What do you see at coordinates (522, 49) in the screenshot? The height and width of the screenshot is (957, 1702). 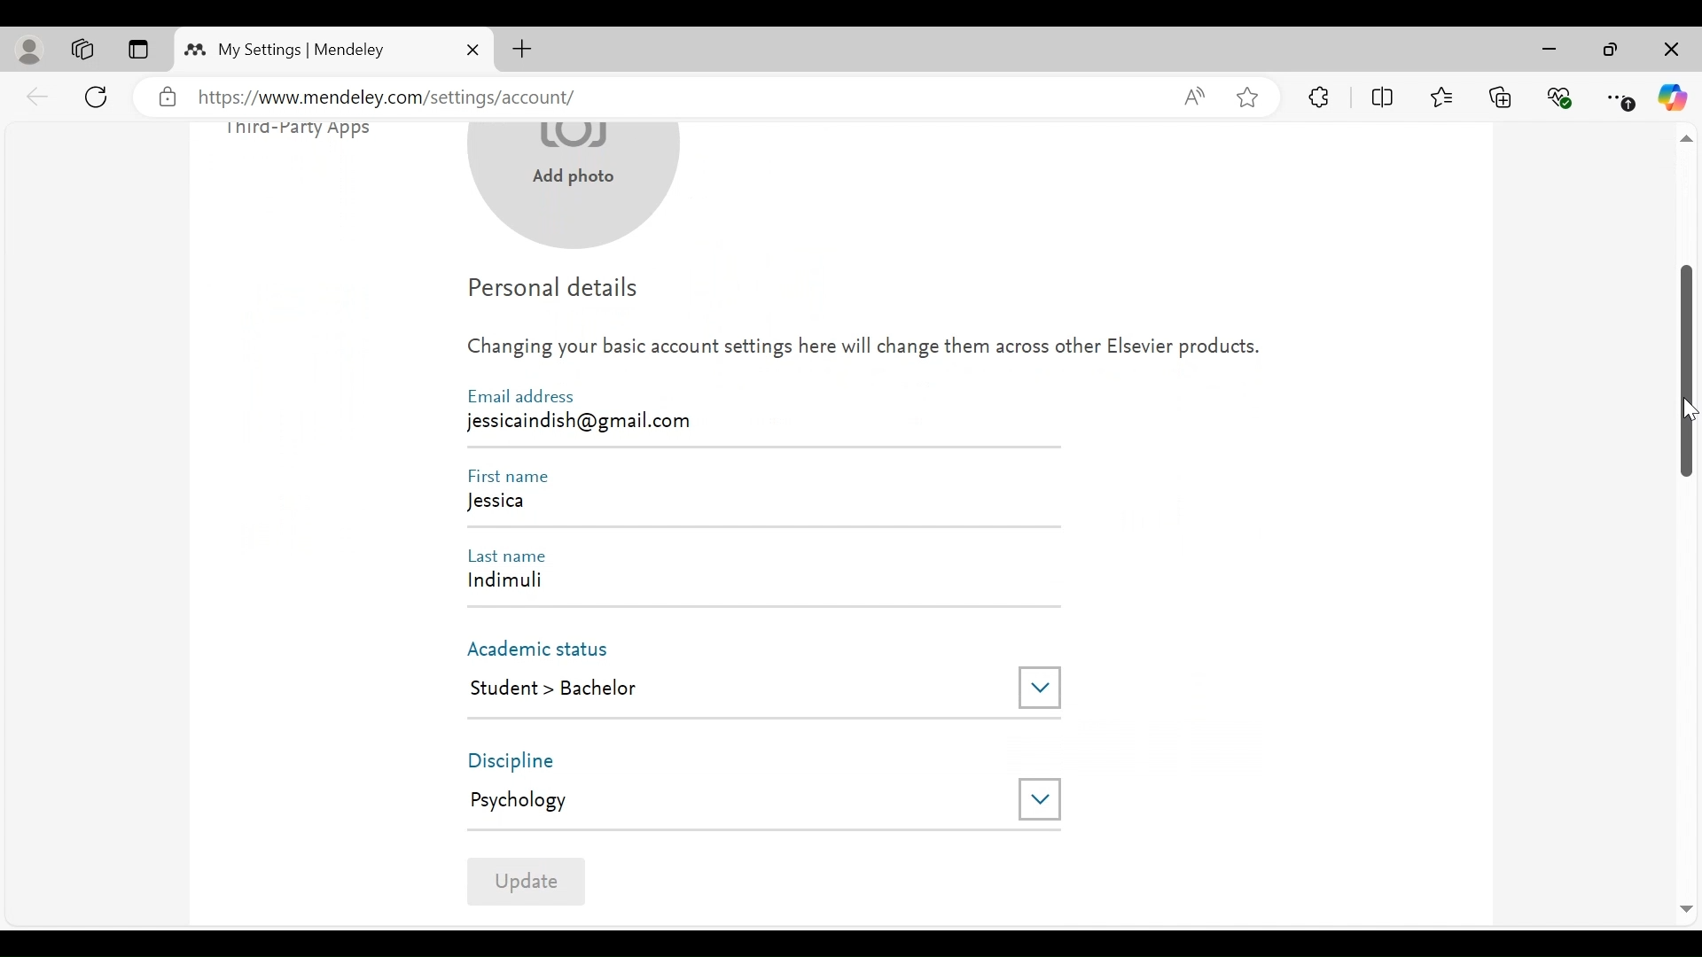 I see `New Tab` at bounding box center [522, 49].